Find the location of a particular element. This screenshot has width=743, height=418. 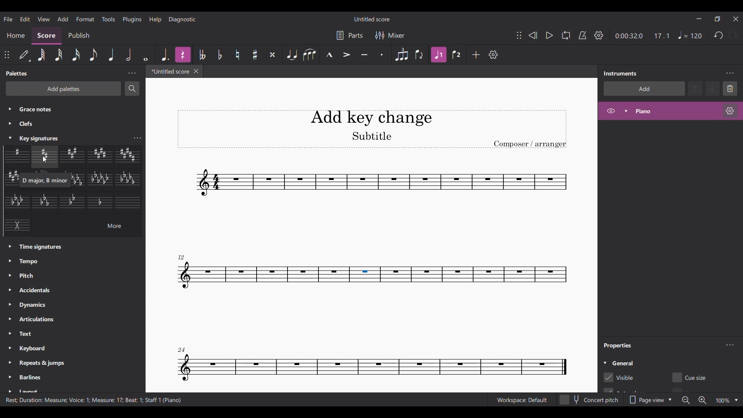

Accent is located at coordinates (346, 55).